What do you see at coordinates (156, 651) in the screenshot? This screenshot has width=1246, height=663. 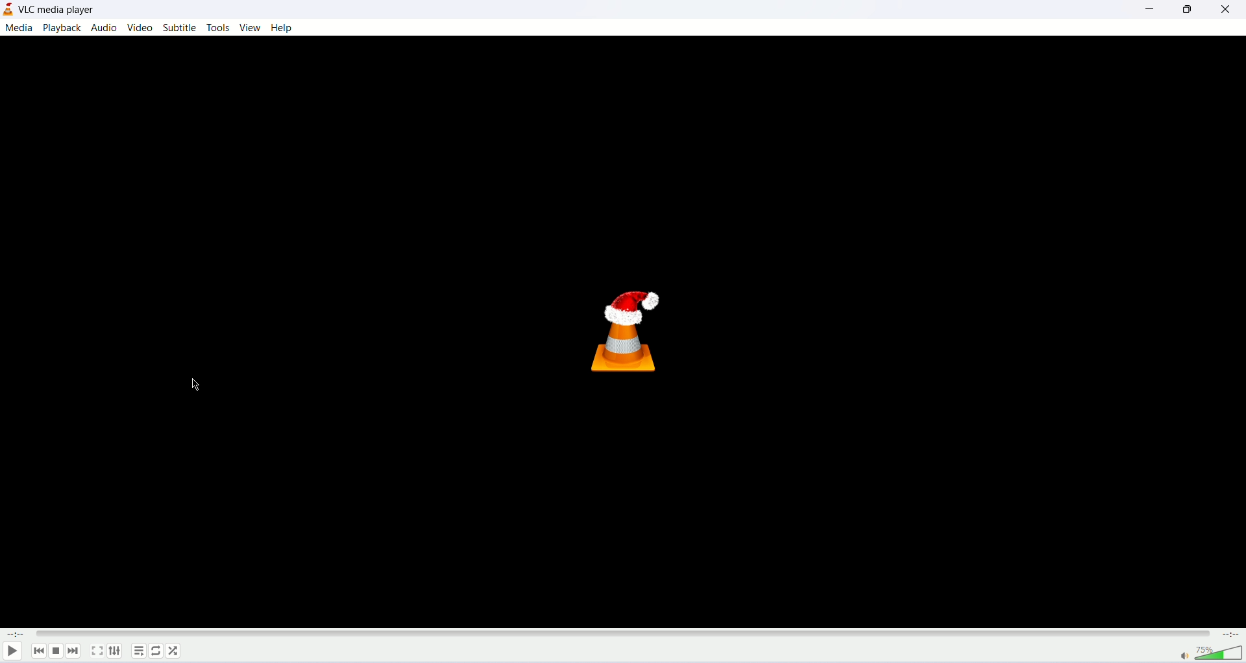 I see `toggle loop` at bounding box center [156, 651].